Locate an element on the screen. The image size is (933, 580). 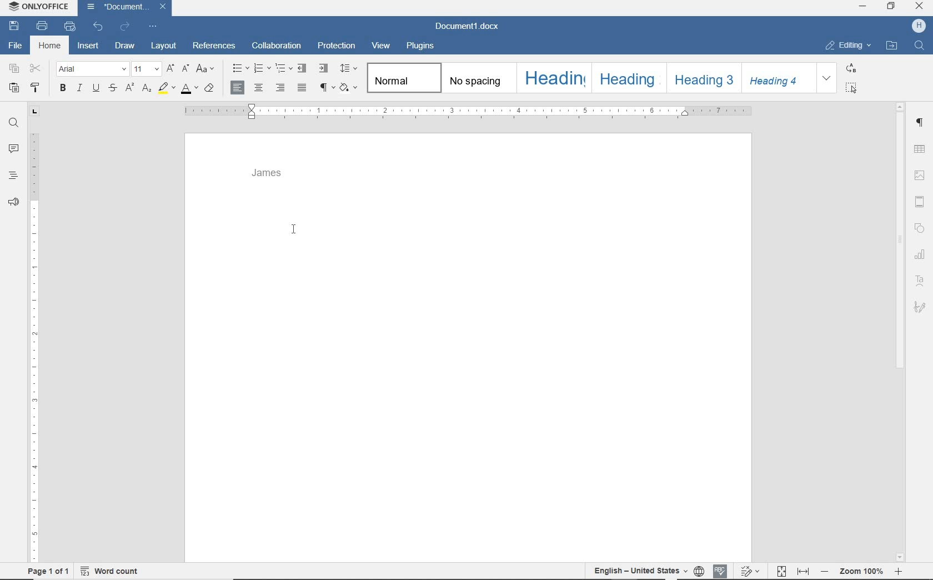
file is located at coordinates (13, 46).